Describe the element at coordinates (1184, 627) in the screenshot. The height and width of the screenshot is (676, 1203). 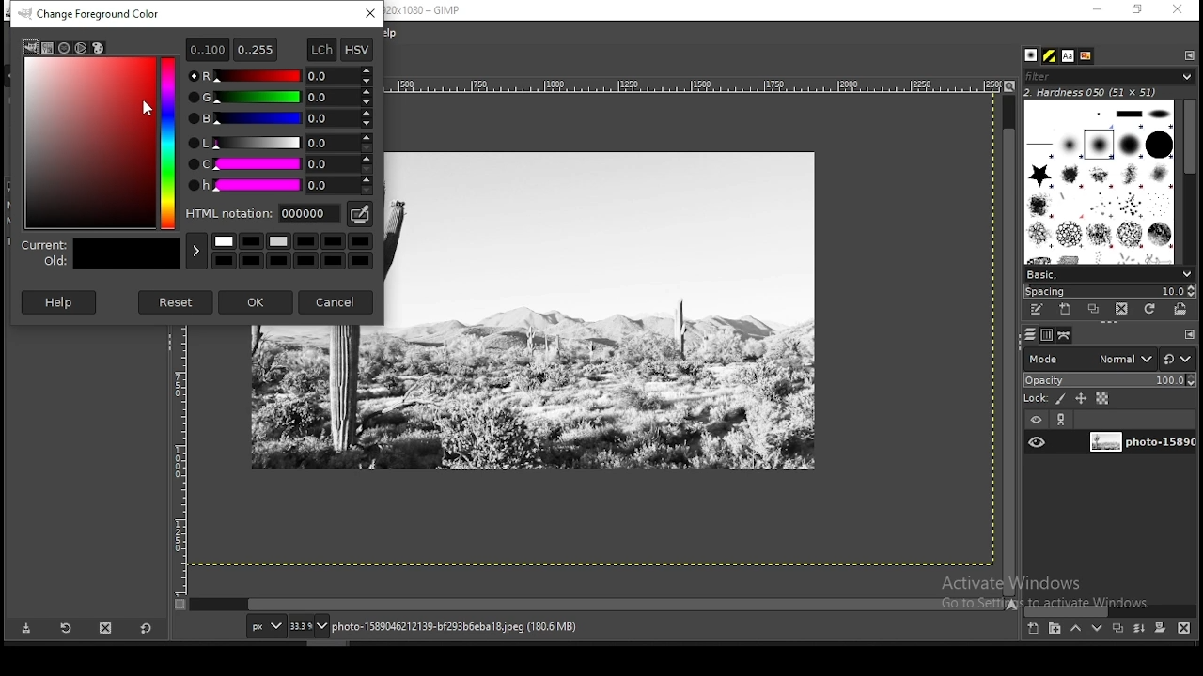
I see `delete this layer` at that location.